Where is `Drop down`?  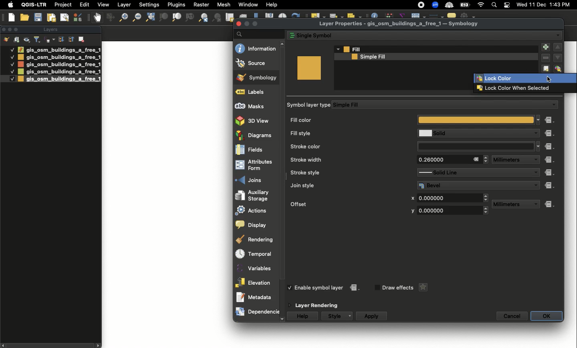 Drop down is located at coordinates (553, 105).